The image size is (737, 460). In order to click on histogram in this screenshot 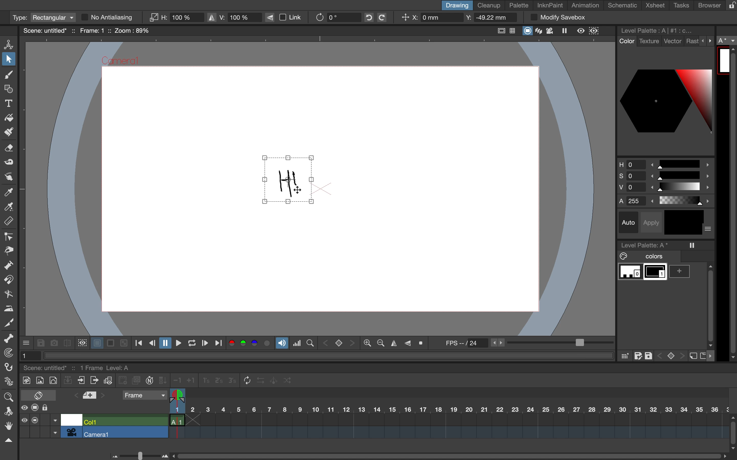, I will do `click(297, 343)`.